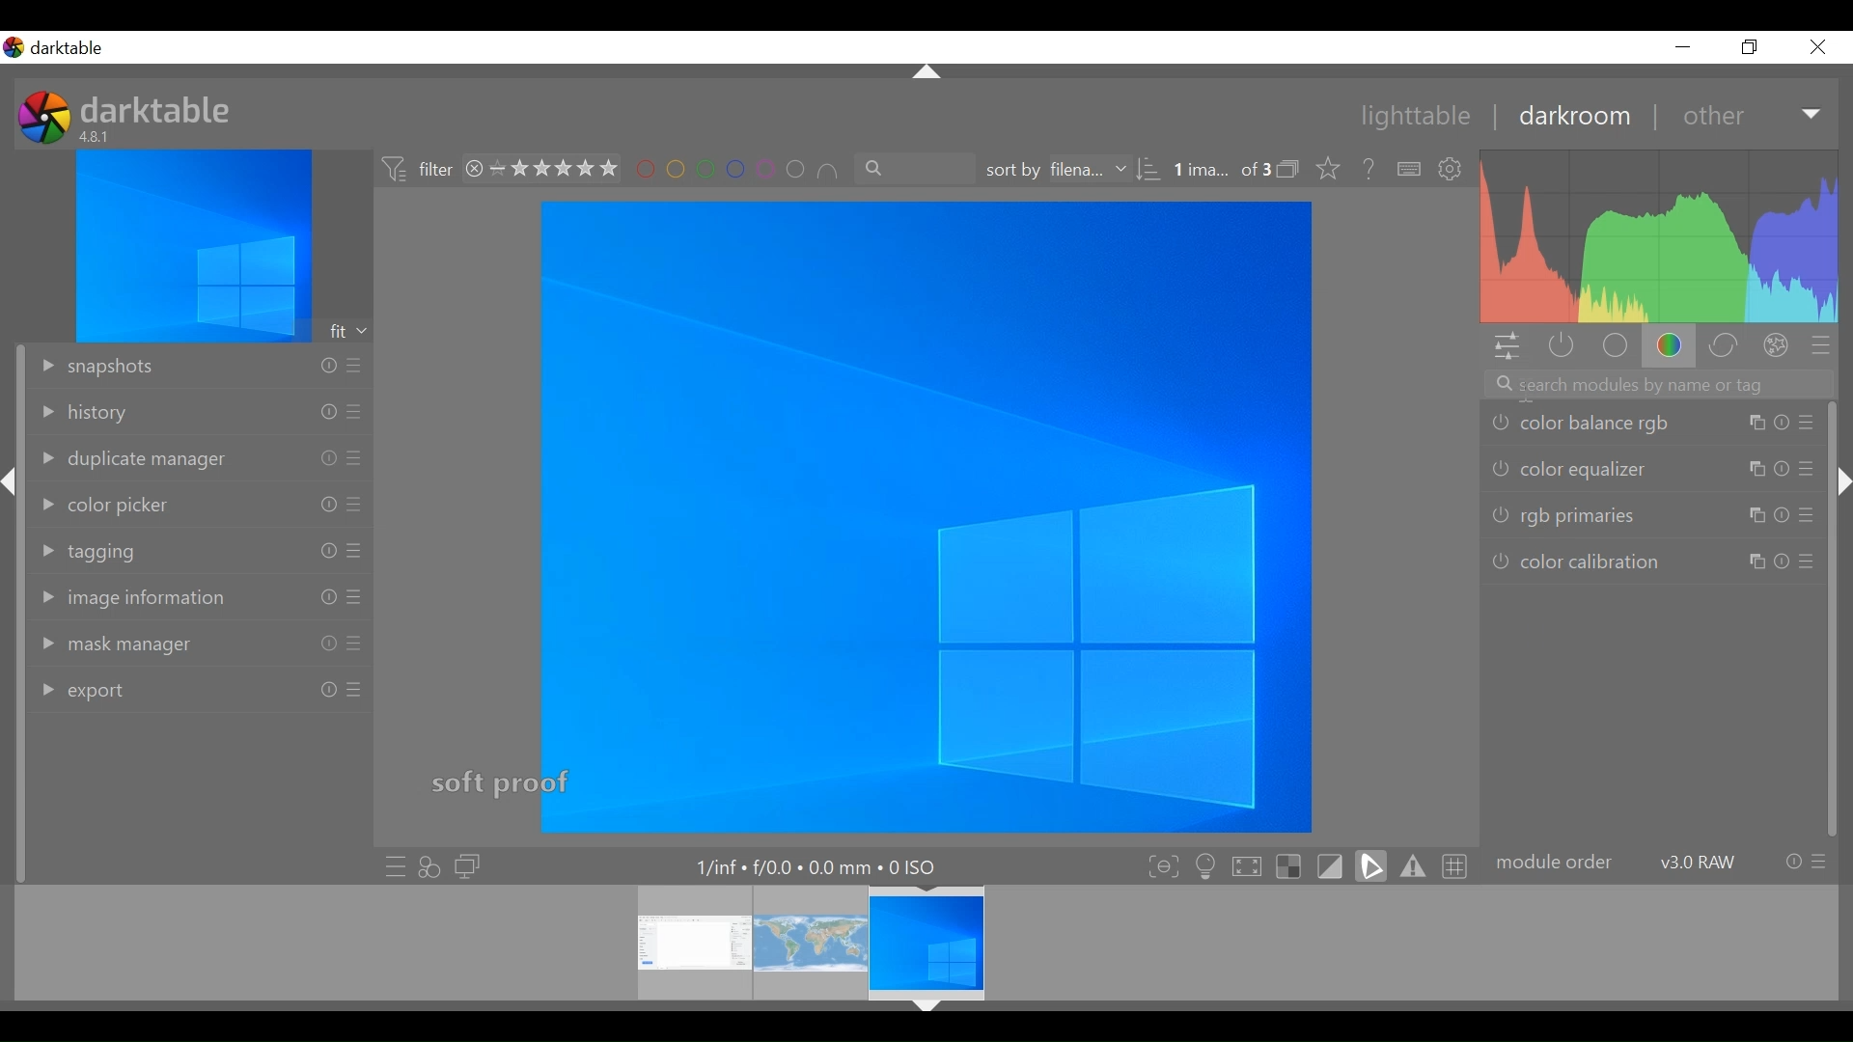 This screenshot has height=1042, width=1853. Describe the element at coordinates (1683, 47) in the screenshot. I see `minimize` at that location.